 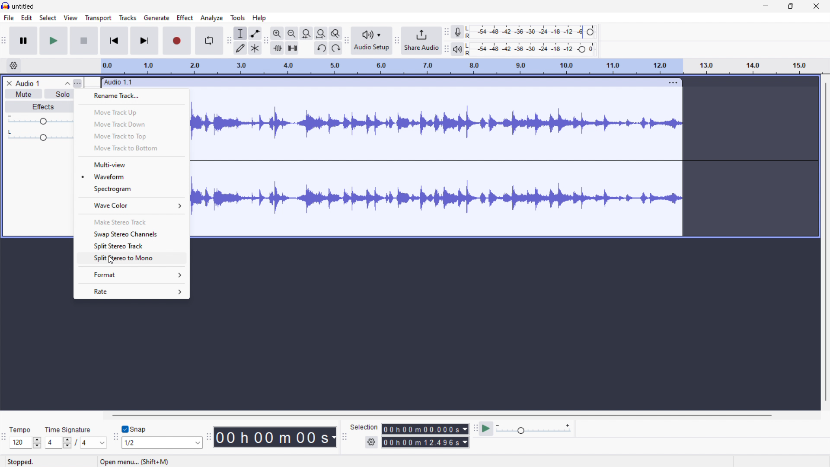 What do you see at coordinates (131, 136) in the screenshot?
I see `move track to top` at bounding box center [131, 136].